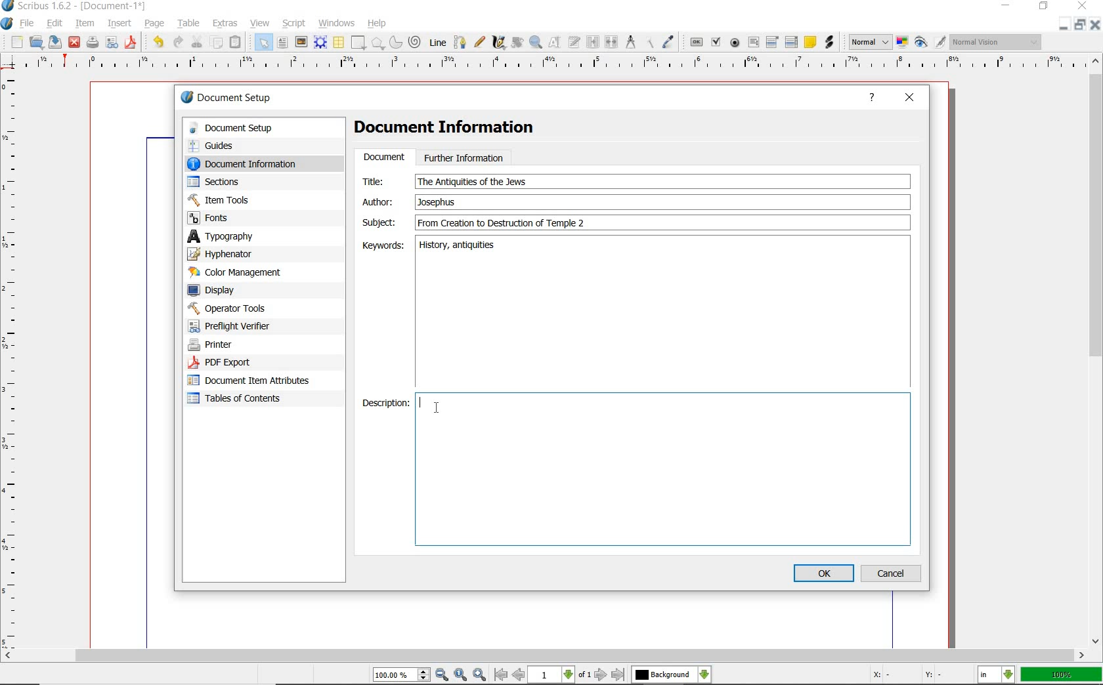  What do you see at coordinates (773, 43) in the screenshot?
I see `pdf combo box` at bounding box center [773, 43].